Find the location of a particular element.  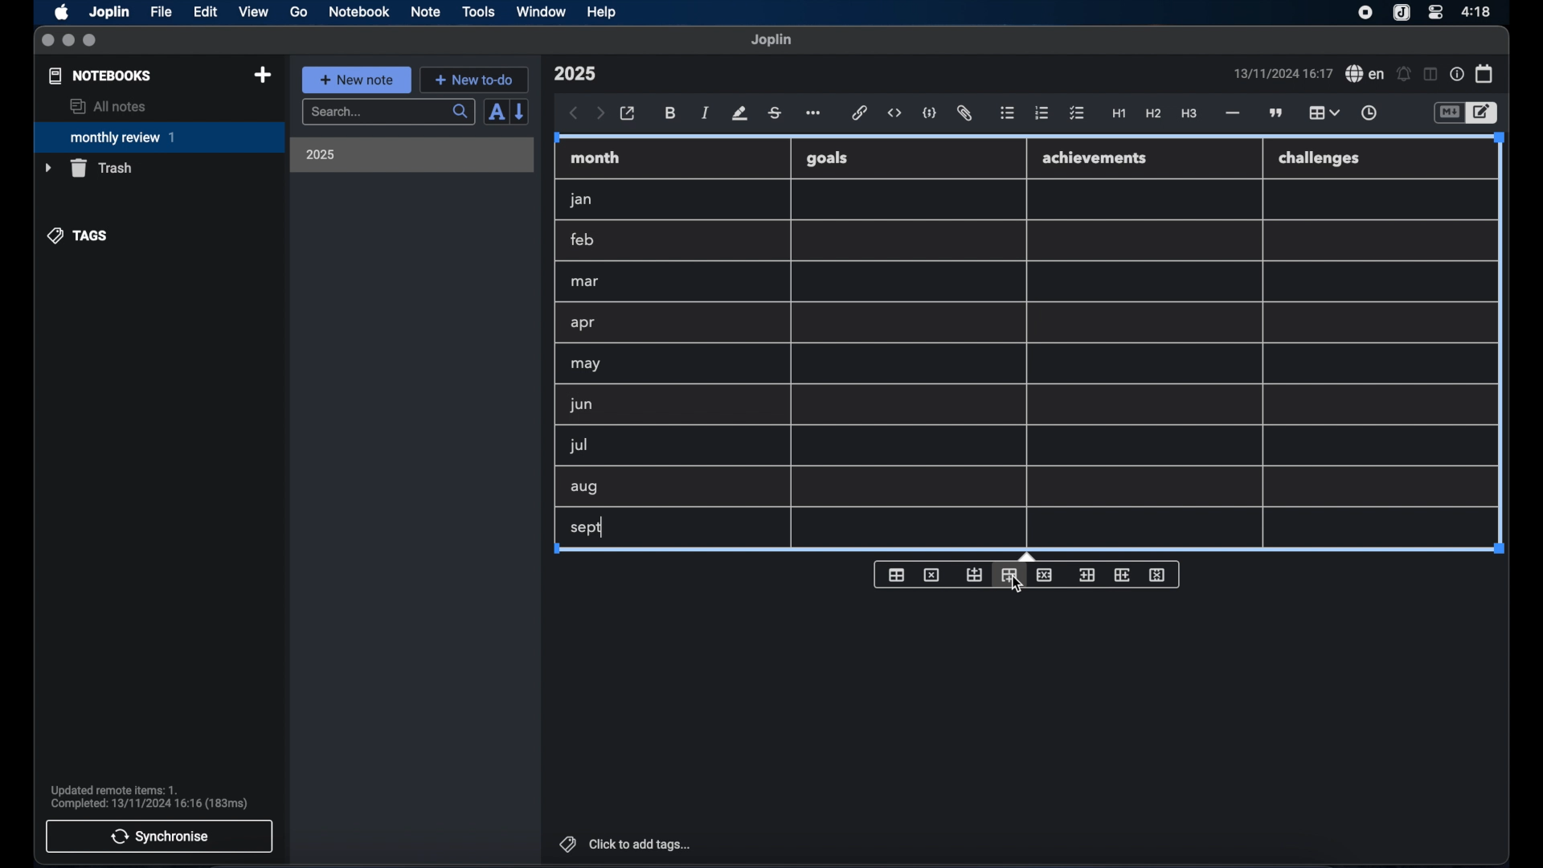

hyperlink is located at coordinates (860, 113).